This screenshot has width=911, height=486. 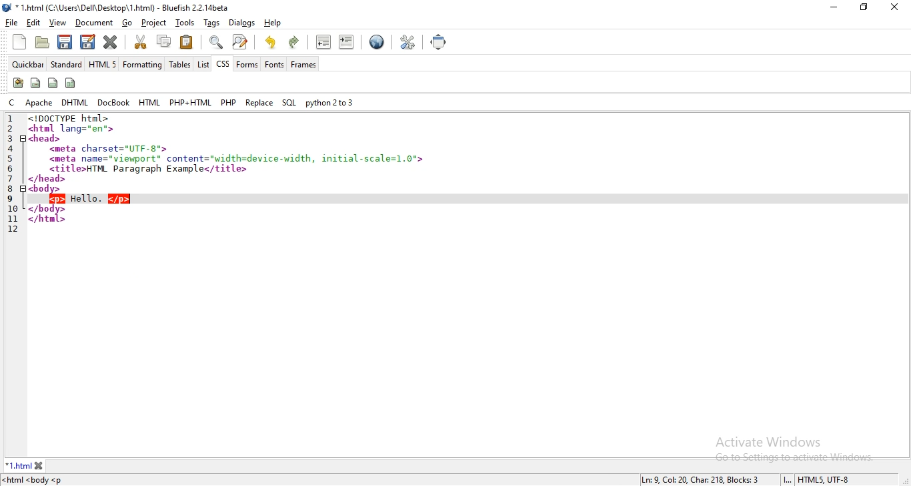 What do you see at coordinates (102, 63) in the screenshot?
I see `HTML 5` at bounding box center [102, 63].